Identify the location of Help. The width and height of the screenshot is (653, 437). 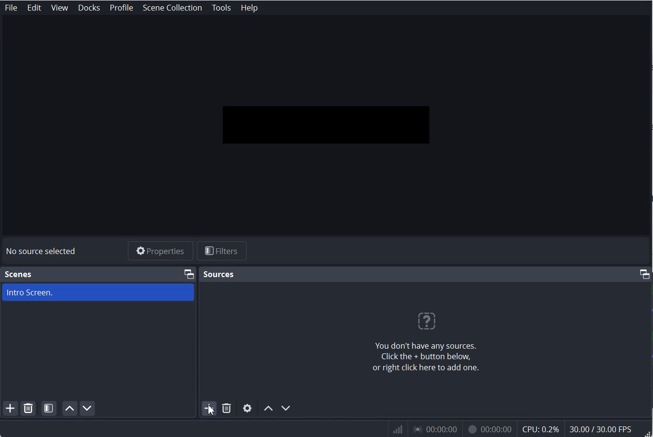
(249, 7).